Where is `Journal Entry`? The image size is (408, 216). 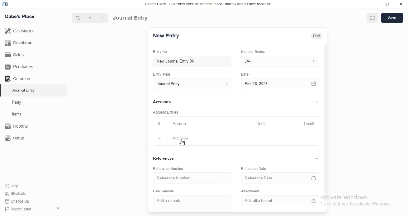 Journal Entry is located at coordinates (21, 91).